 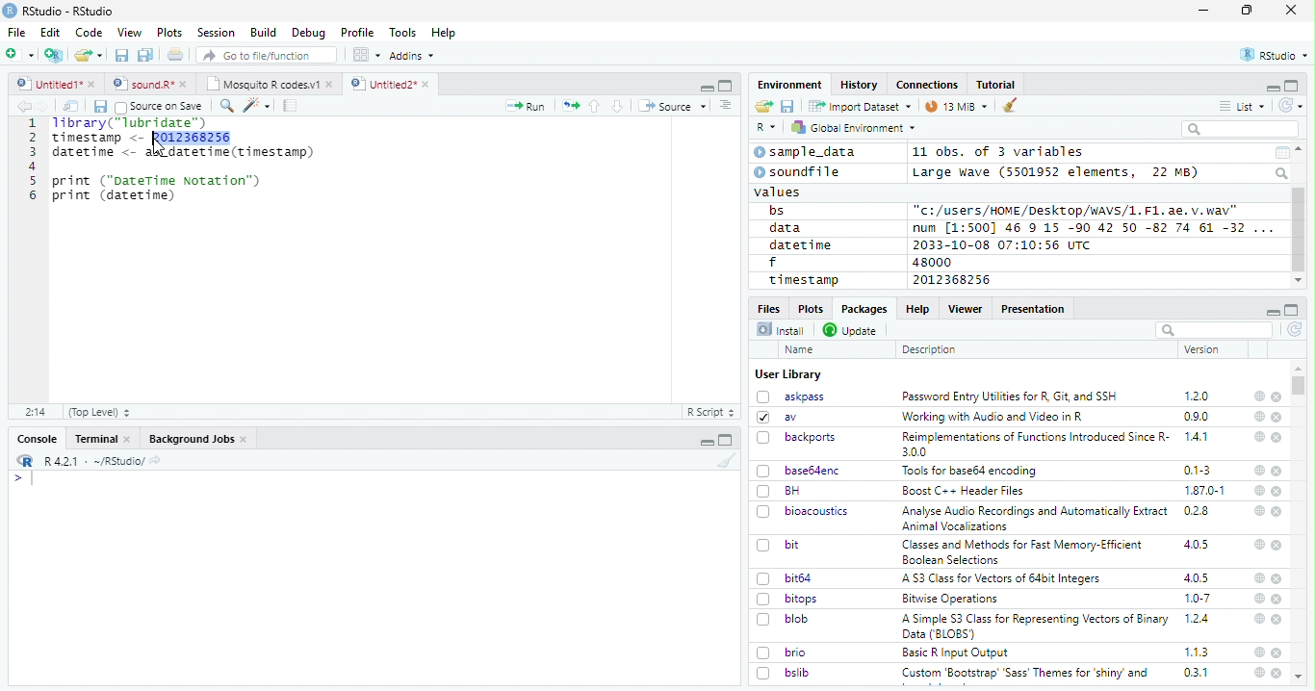 I want to click on ‘Working with Audio and Video inR, so click(x=994, y=417).